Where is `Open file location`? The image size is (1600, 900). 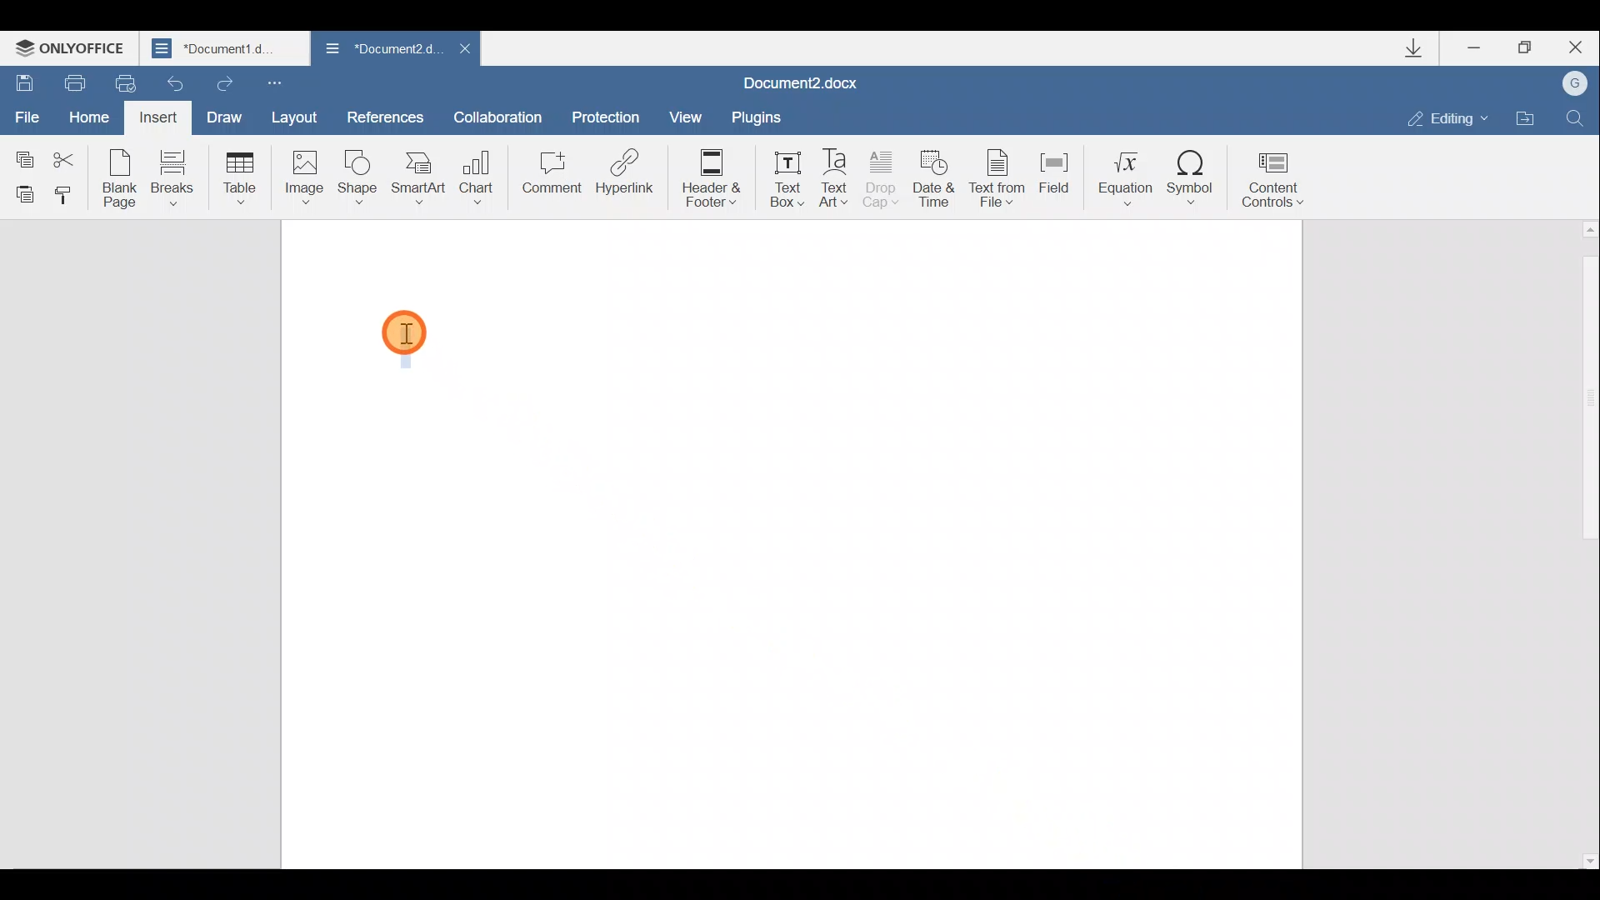 Open file location is located at coordinates (1526, 118).